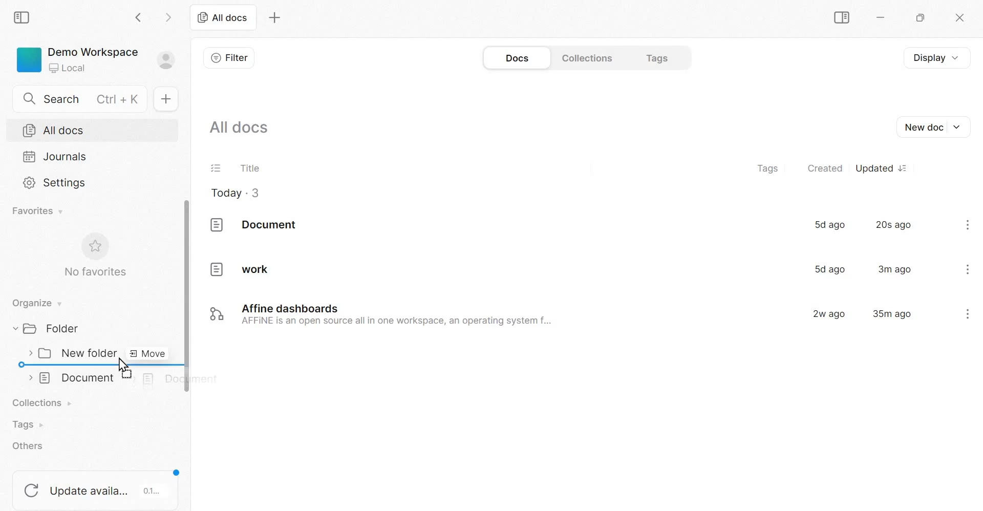 The image size is (983, 511). What do you see at coordinates (893, 225) in the screenshot?
I see `20s ago` at bounding box center [893, 225].